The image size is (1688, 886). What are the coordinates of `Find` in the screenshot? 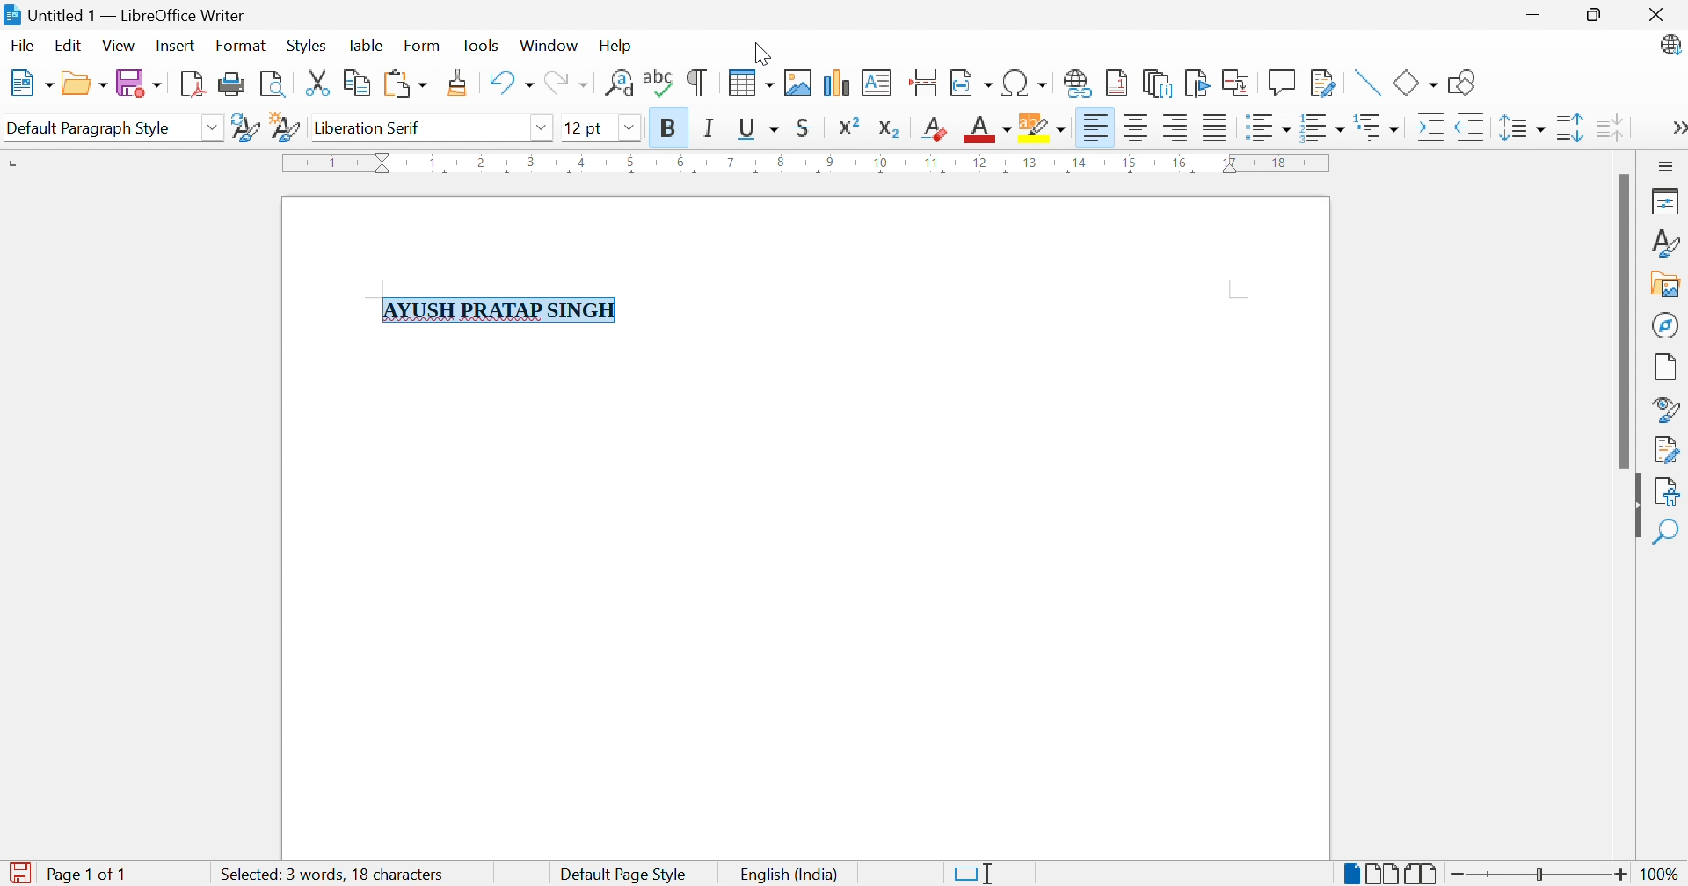 It's located at (1670, 533).